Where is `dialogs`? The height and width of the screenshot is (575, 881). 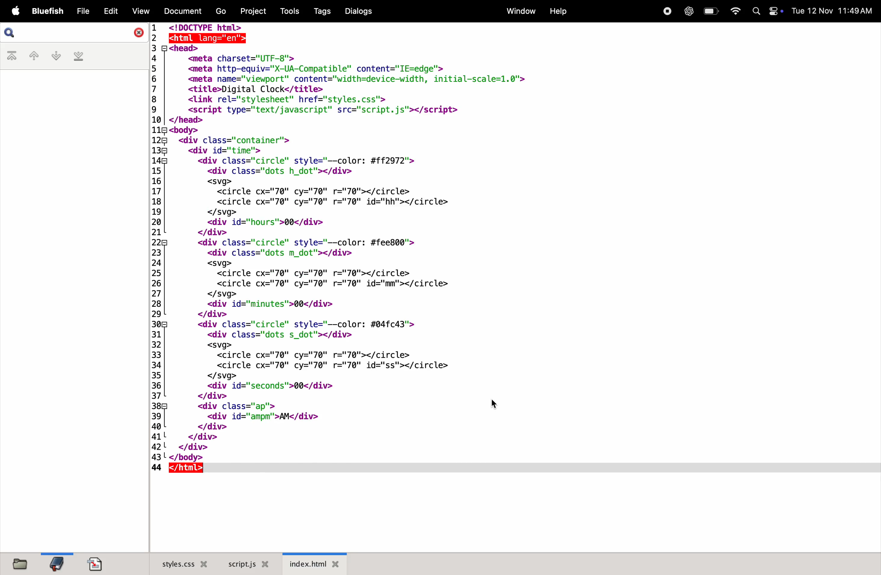
dialogs is located at coordinates (359, 11).